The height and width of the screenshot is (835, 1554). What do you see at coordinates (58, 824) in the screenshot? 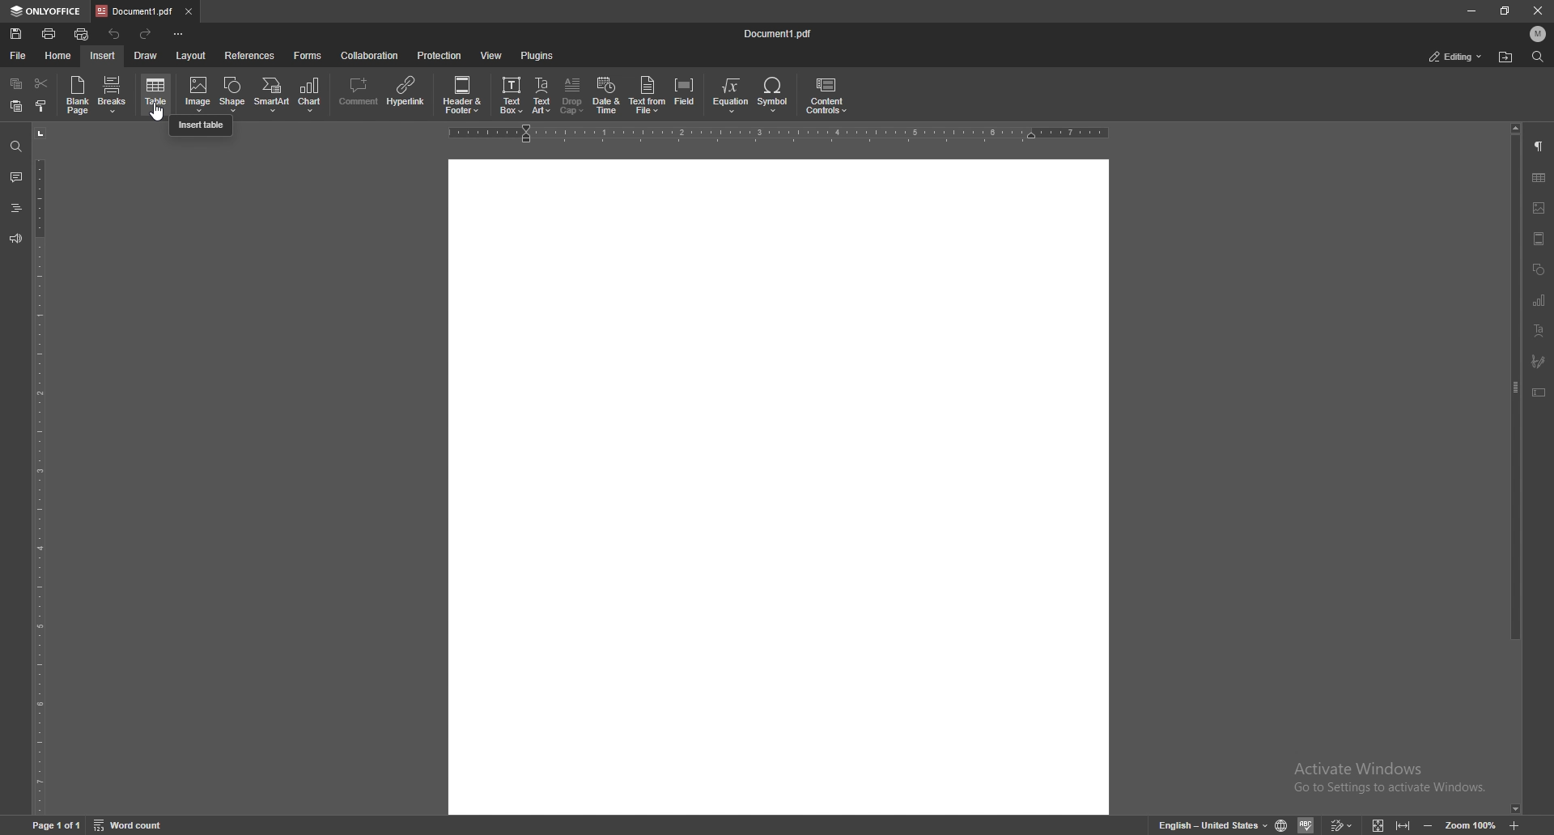
I see `page` at bounding box center [58, 824].